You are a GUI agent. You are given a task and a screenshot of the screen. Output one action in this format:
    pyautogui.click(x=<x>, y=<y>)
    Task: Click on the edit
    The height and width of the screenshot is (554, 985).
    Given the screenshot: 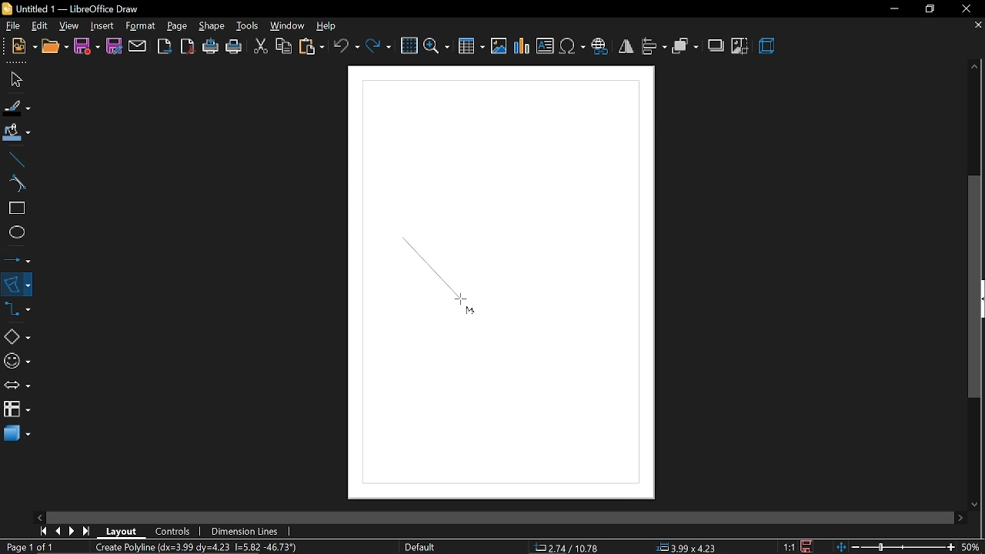 What is the action you would take?
    pyautogui.click(x=42, y=25)
    